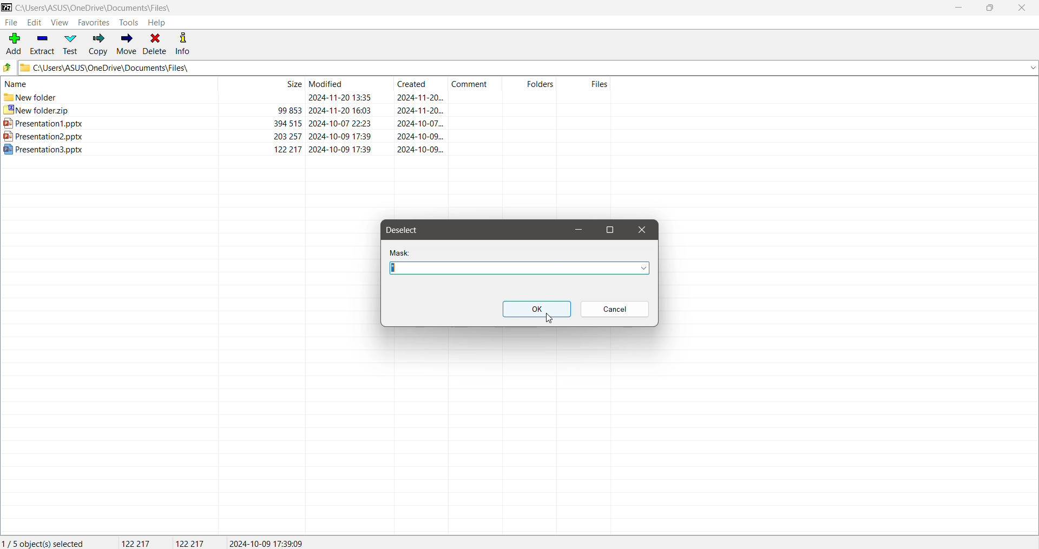 The image size is (1039, 549). Describe the element at coordinates (404, 252) in the screenshot. I see `Mask` at that location.